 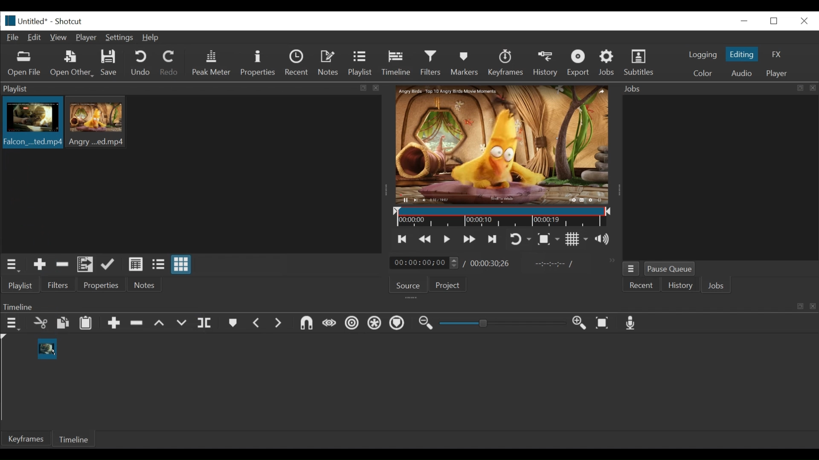 What do you see at coordinates (631, 325) in the screenshot?
I see `Record audio` at bounding box center [631, 325].